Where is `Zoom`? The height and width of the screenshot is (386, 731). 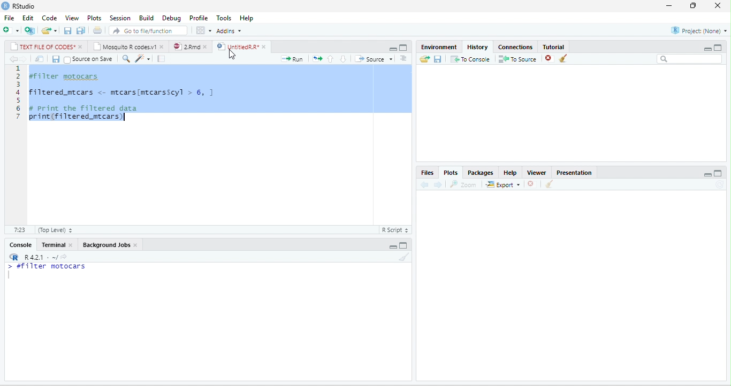
Zoom is located at coordinates (462, 184).